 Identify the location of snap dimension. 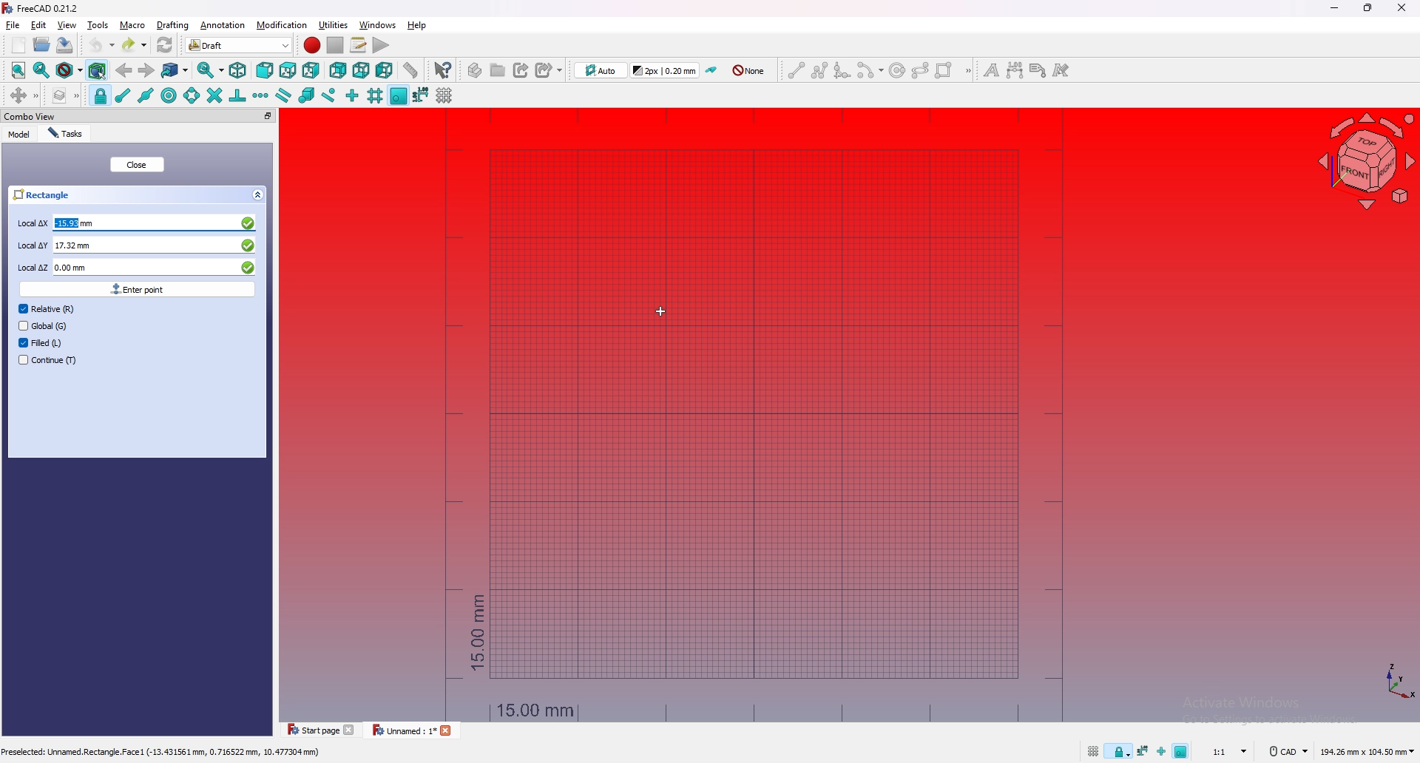
(1143, 750).